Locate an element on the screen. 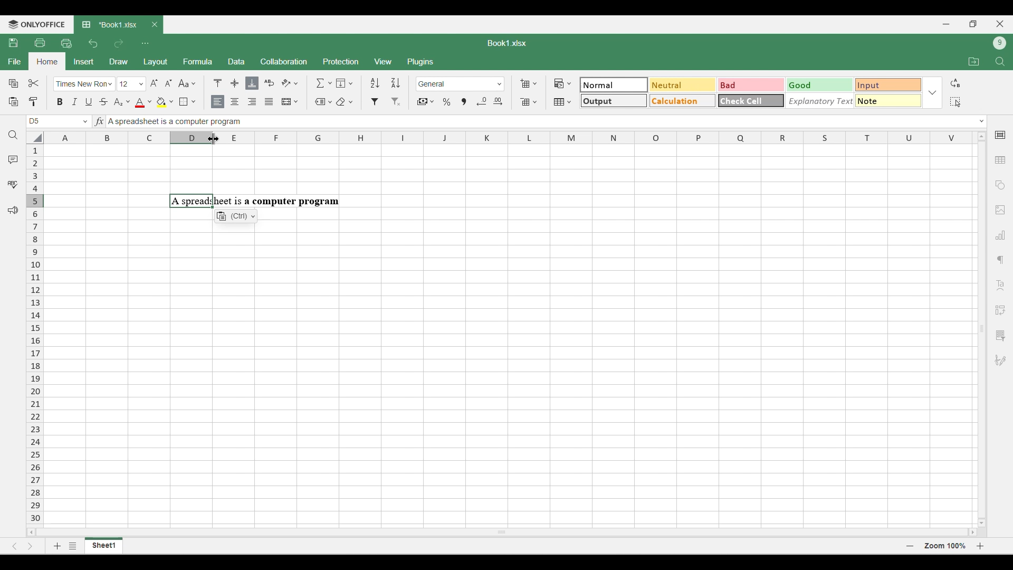 Image resolution: width=1013 pixels, height=570 pixels. Draw menu is located at coordinates (119, 61).